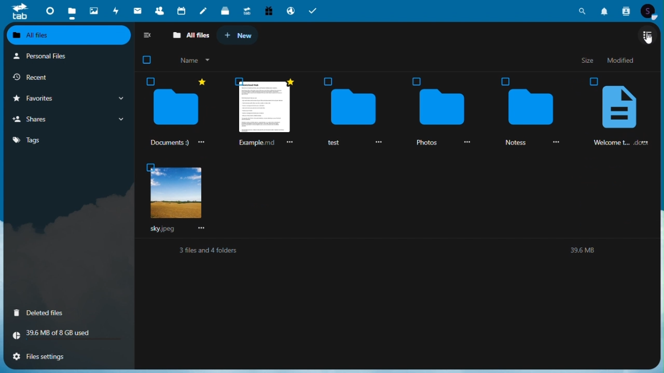  I want to click on more options, so click(377, 142).